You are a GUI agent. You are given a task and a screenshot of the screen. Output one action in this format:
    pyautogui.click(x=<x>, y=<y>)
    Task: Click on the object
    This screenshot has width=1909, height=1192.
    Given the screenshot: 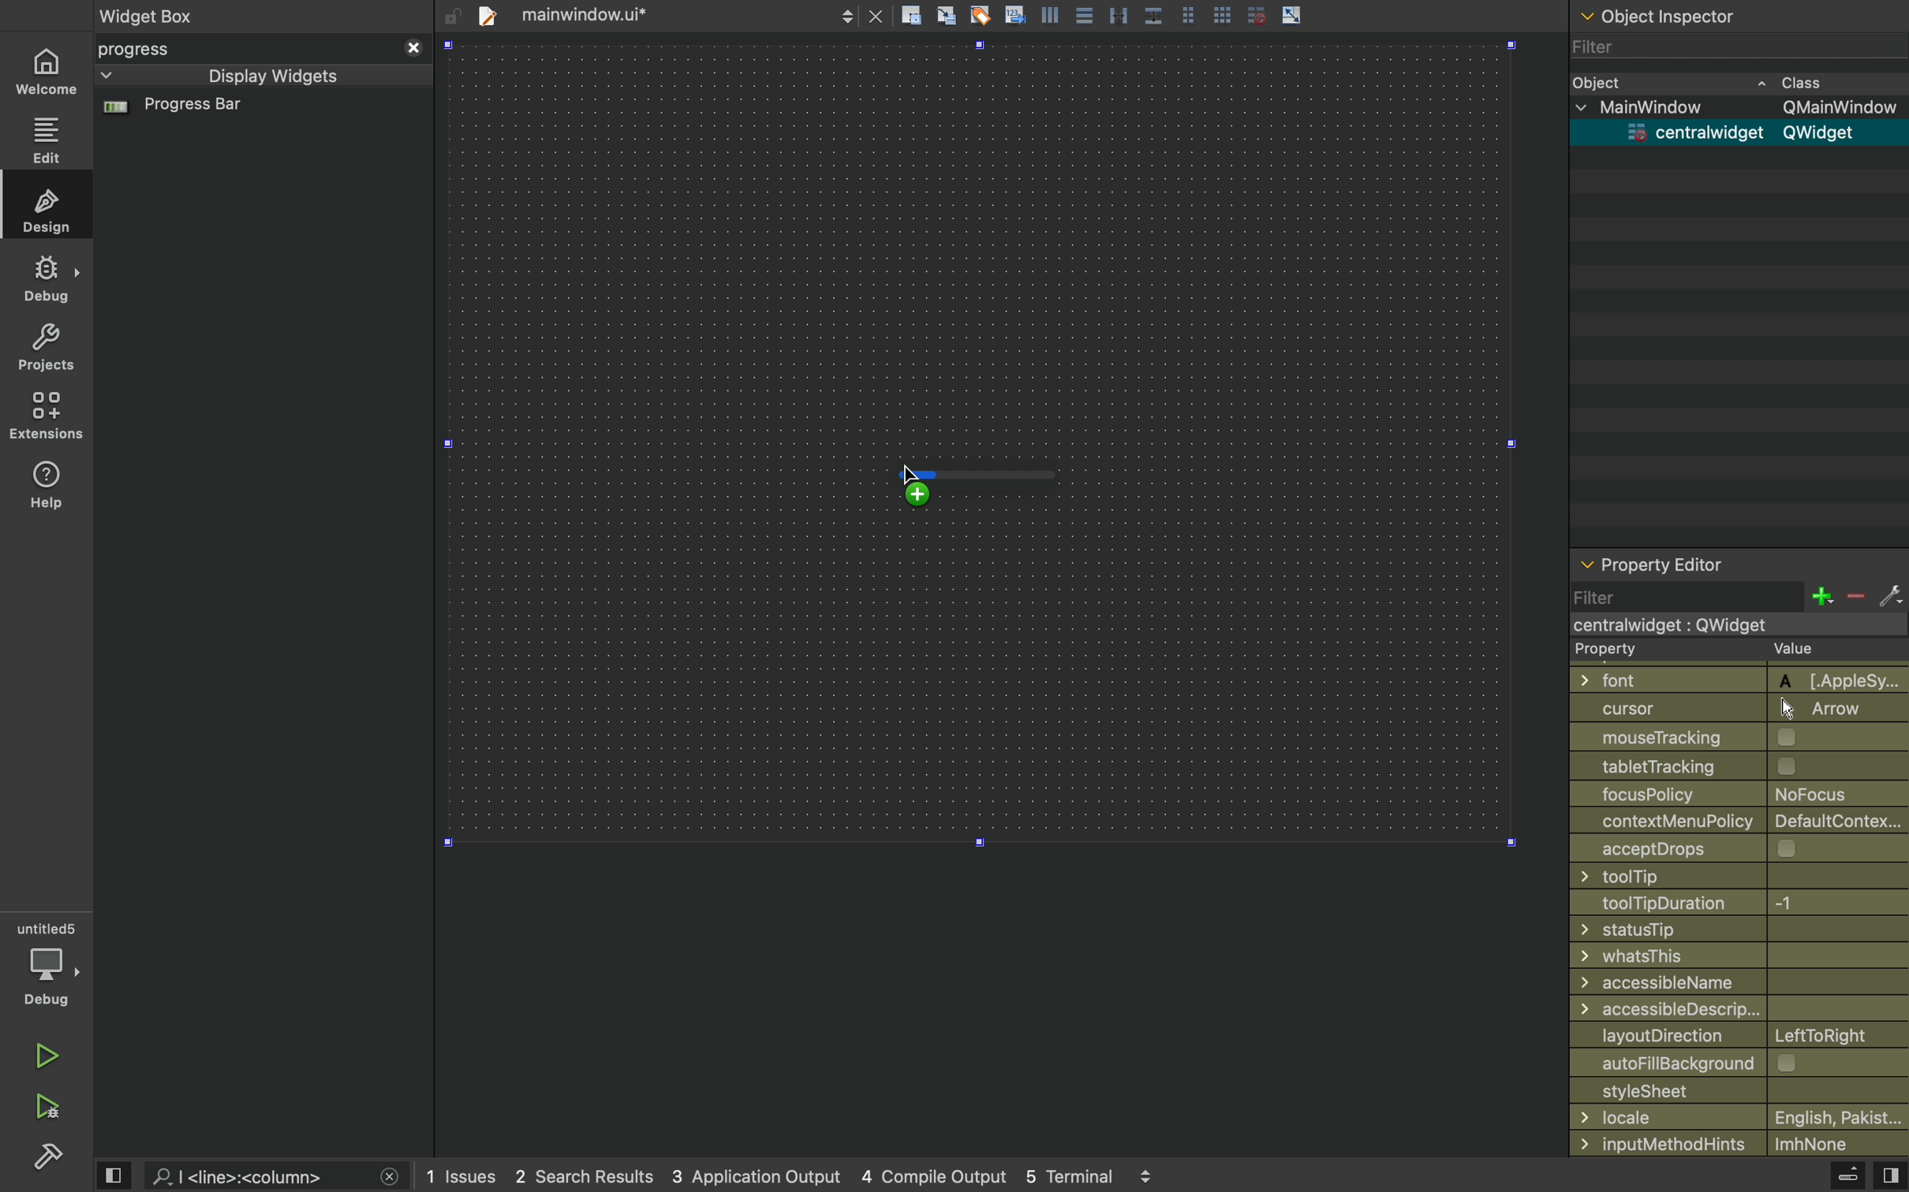 What is the action you would take?
    pyautogui.click(x=1723, y=81)
    